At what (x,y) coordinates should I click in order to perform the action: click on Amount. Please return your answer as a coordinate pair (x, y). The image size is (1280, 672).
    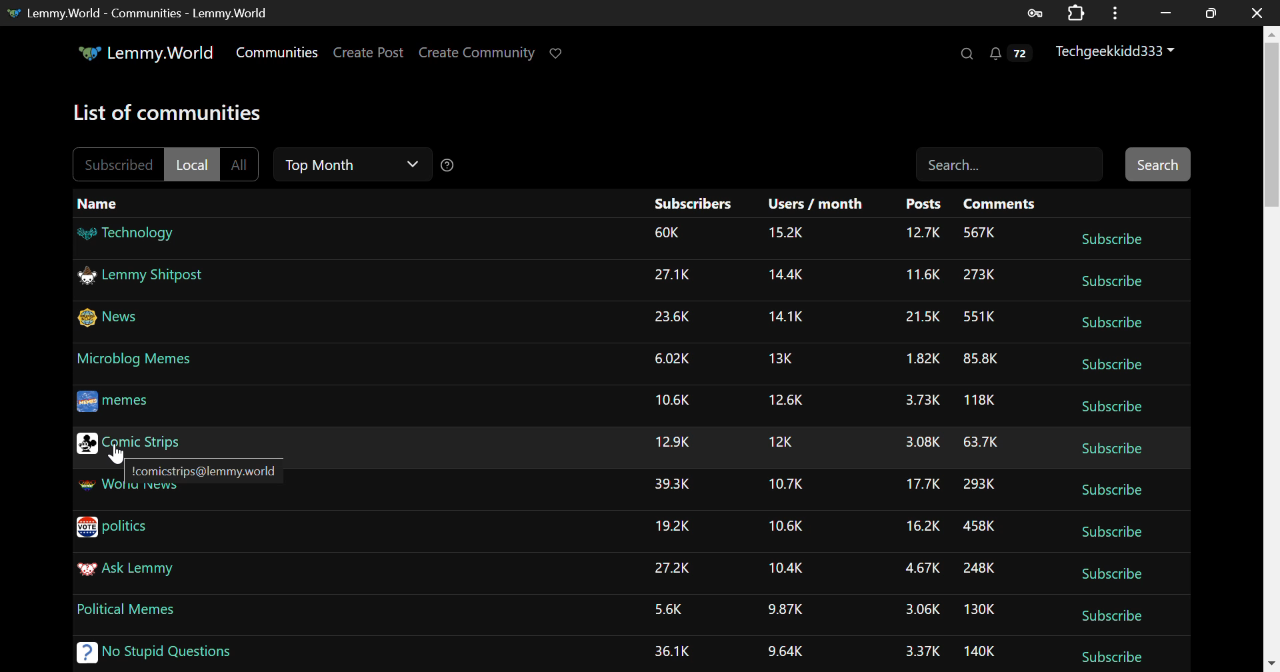
    Looking at the image, I should click on (672, 357).